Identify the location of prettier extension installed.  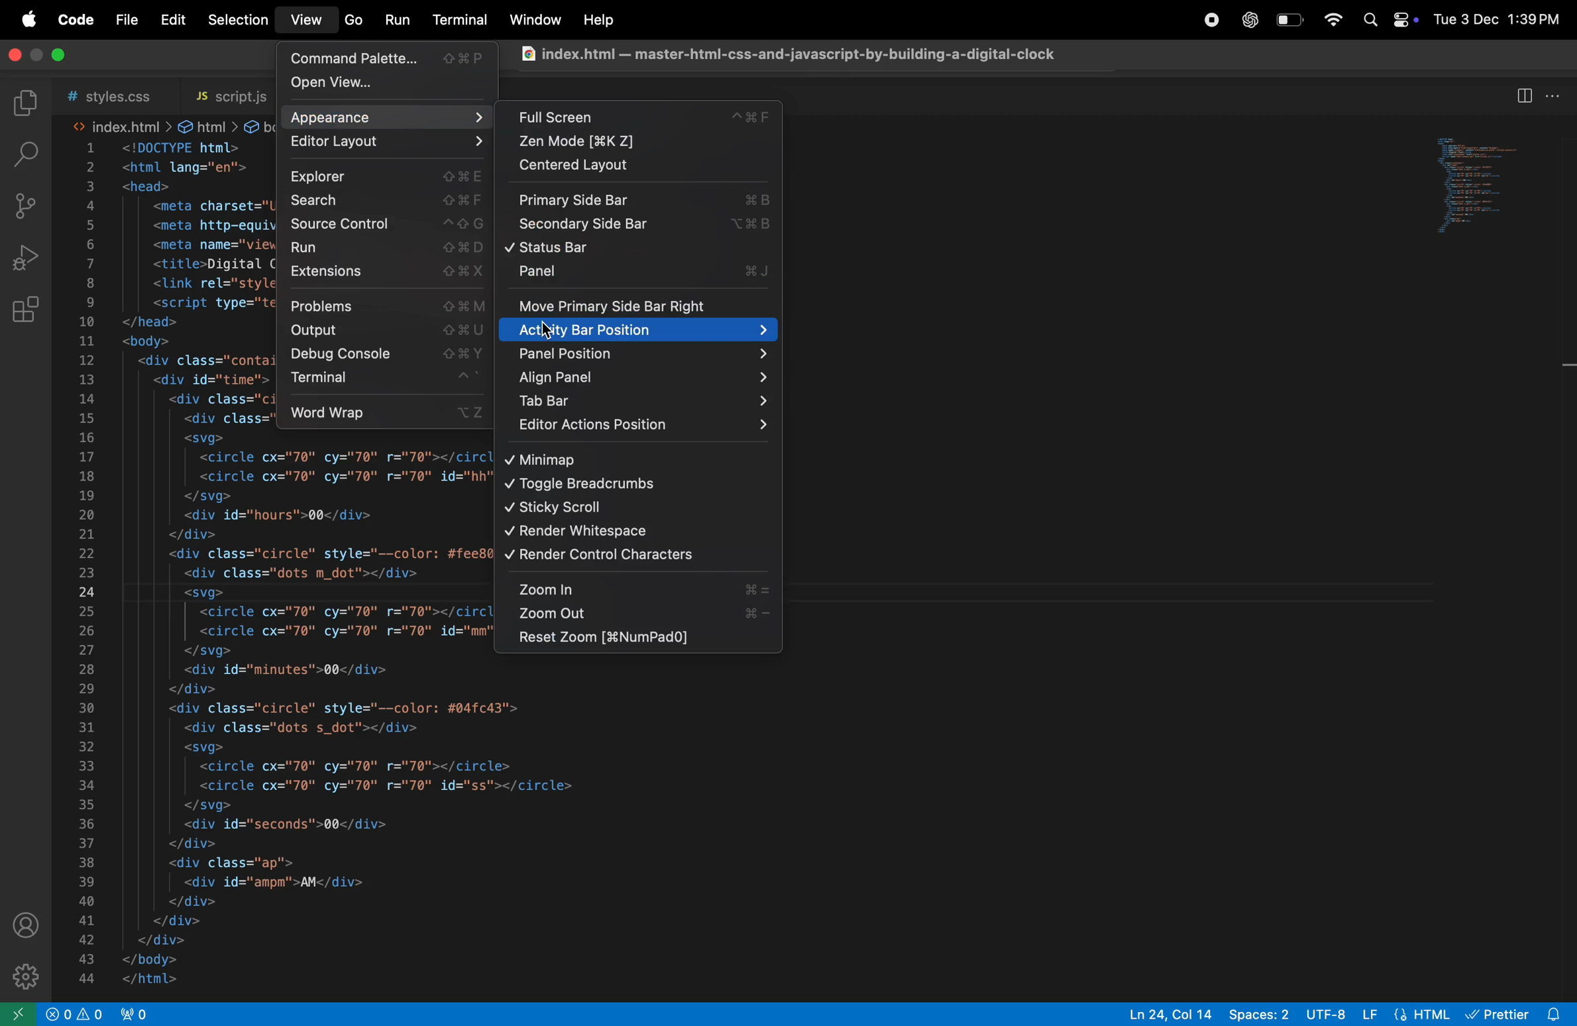
(1519, 1013).